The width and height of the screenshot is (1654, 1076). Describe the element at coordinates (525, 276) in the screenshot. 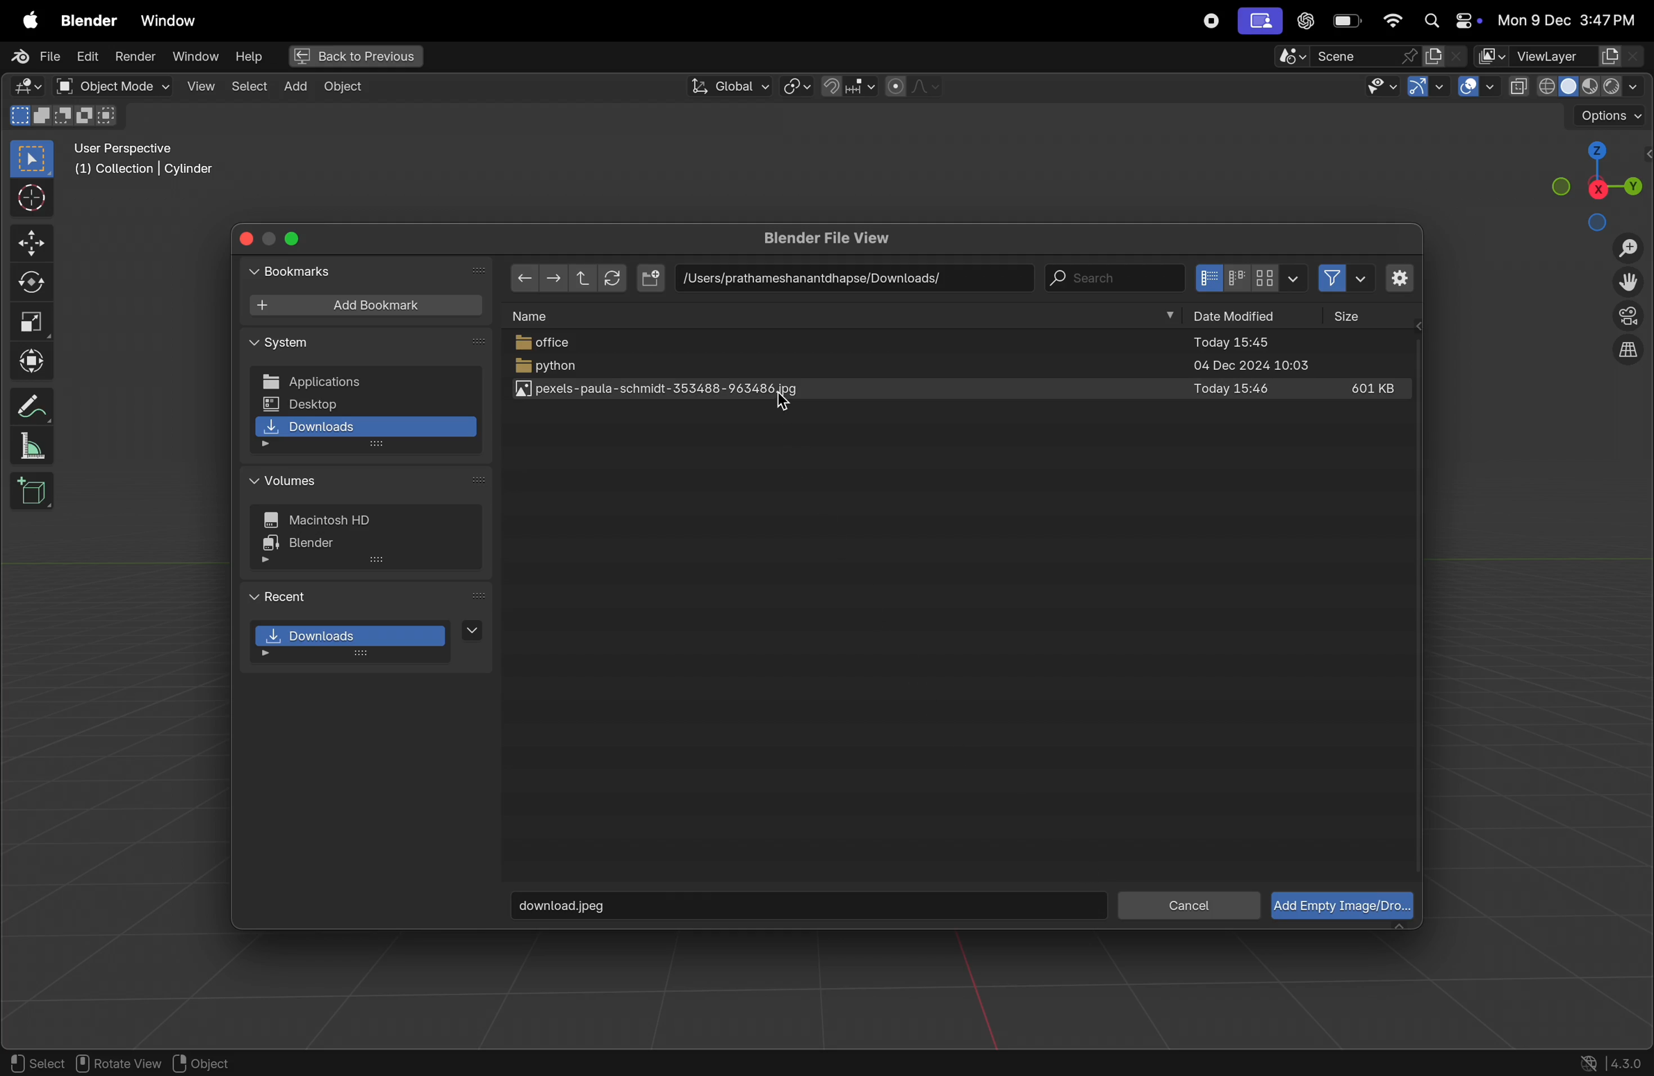

I see `back ward` at that location.